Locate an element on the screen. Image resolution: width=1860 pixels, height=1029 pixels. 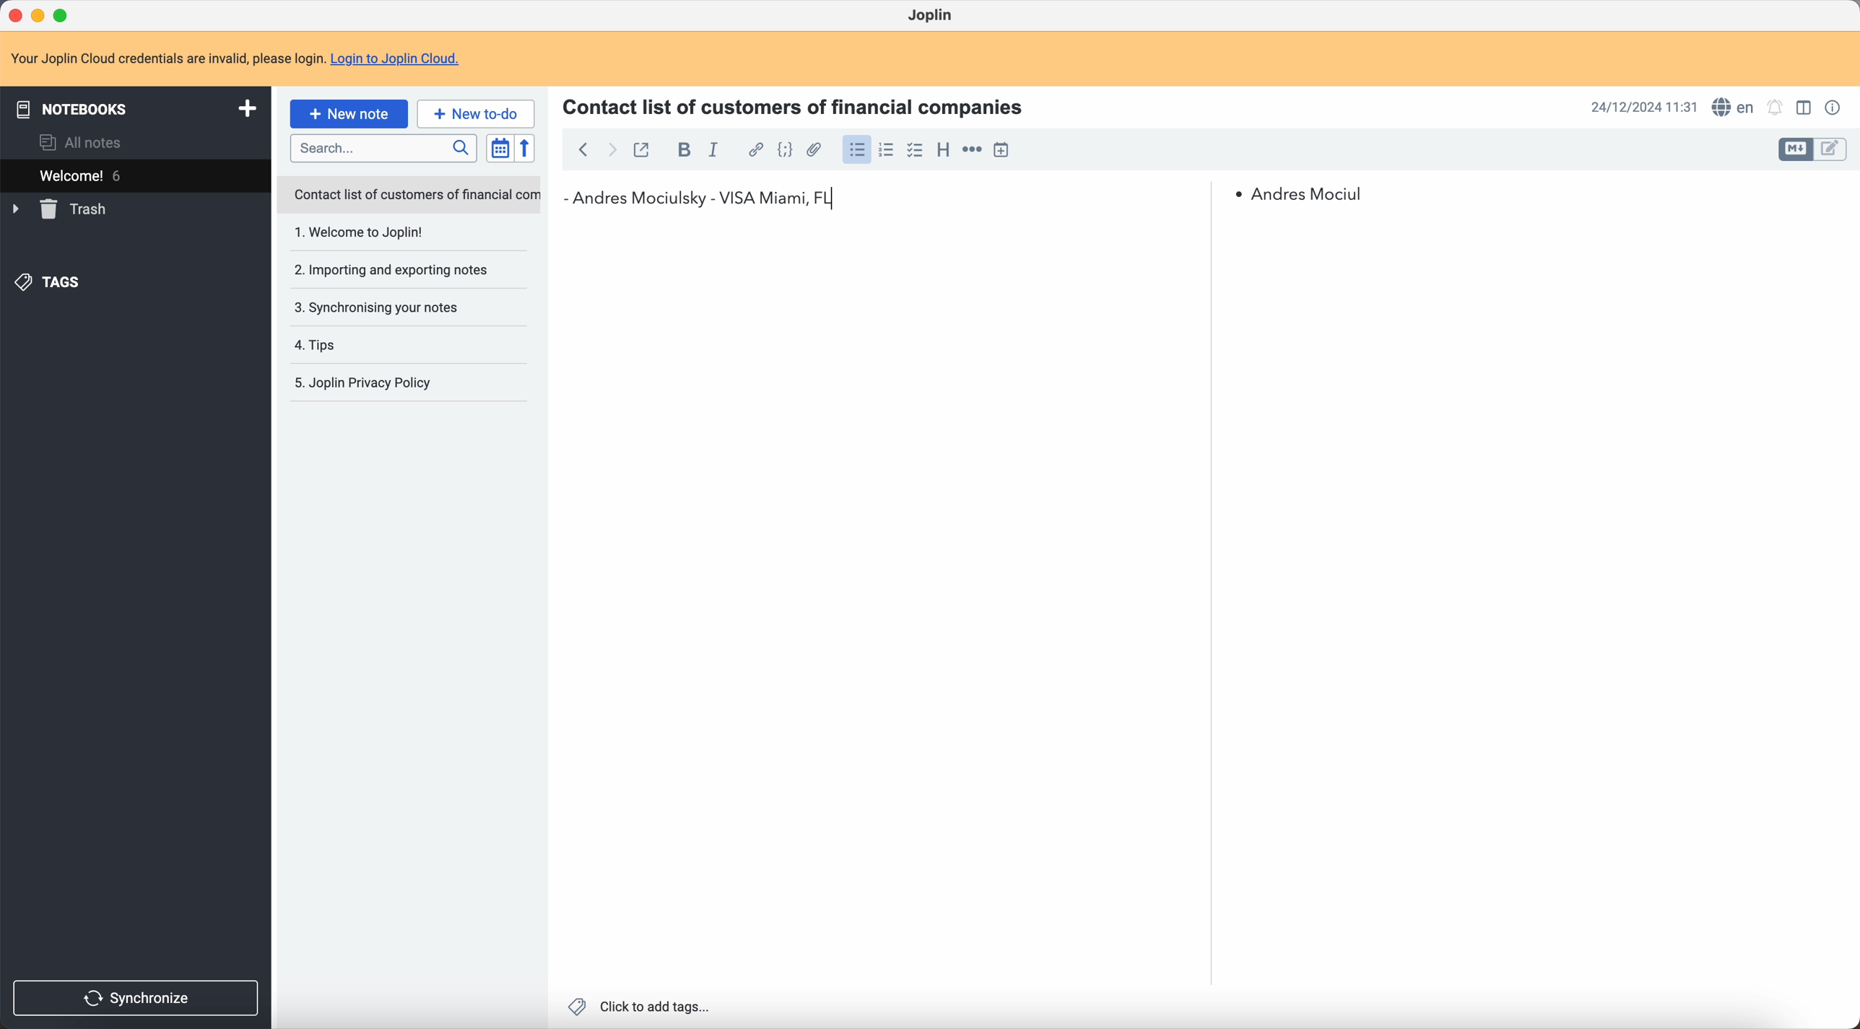
notebooks is located at coordinates (133, 108).